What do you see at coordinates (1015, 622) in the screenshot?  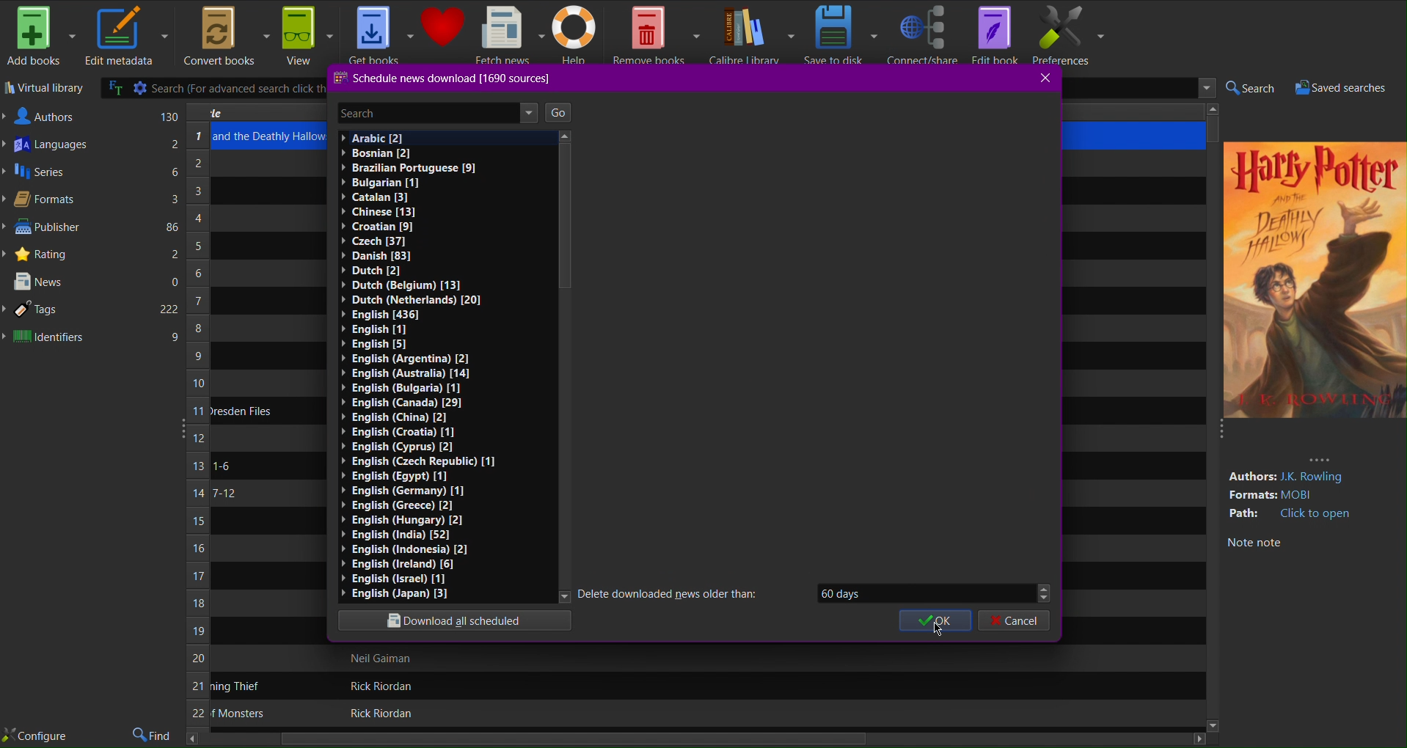 I see `Cancel` at bounding box center [1015, 622].